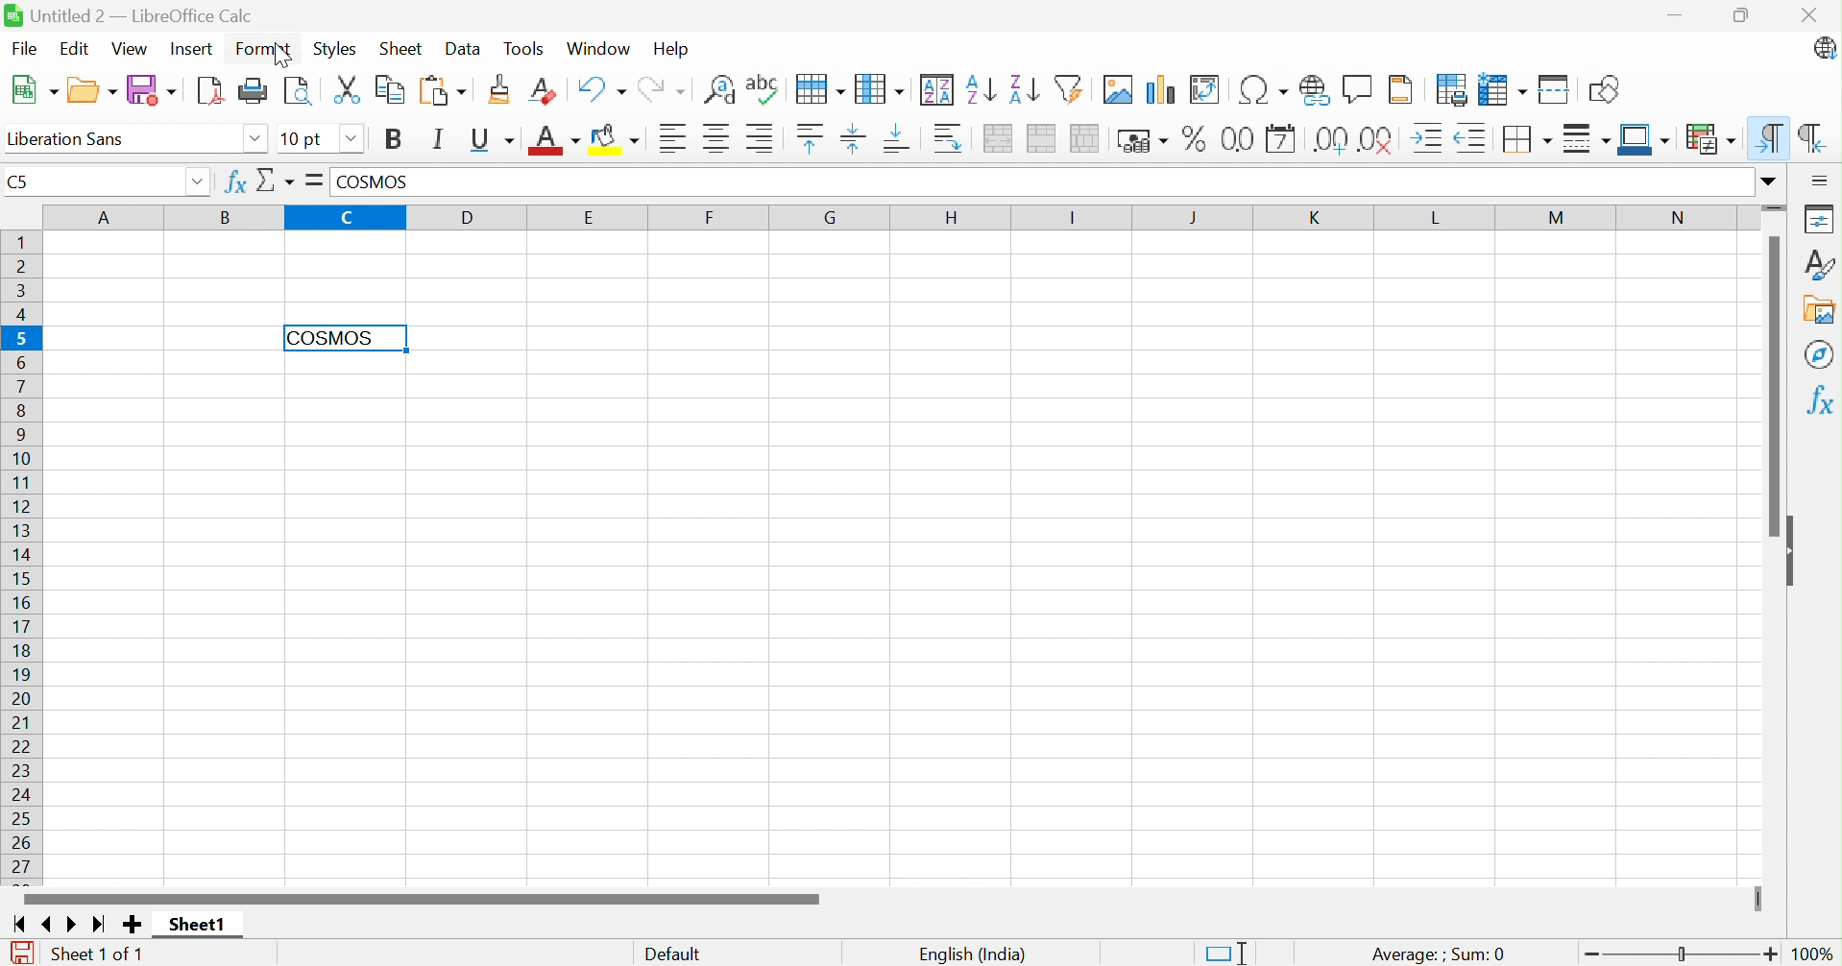 The width and height of the screenshot is (1842, 966). What do you see at coordinates (939, 87) in the screenshot?
I see `Sort` at bounding box center [939, 87].